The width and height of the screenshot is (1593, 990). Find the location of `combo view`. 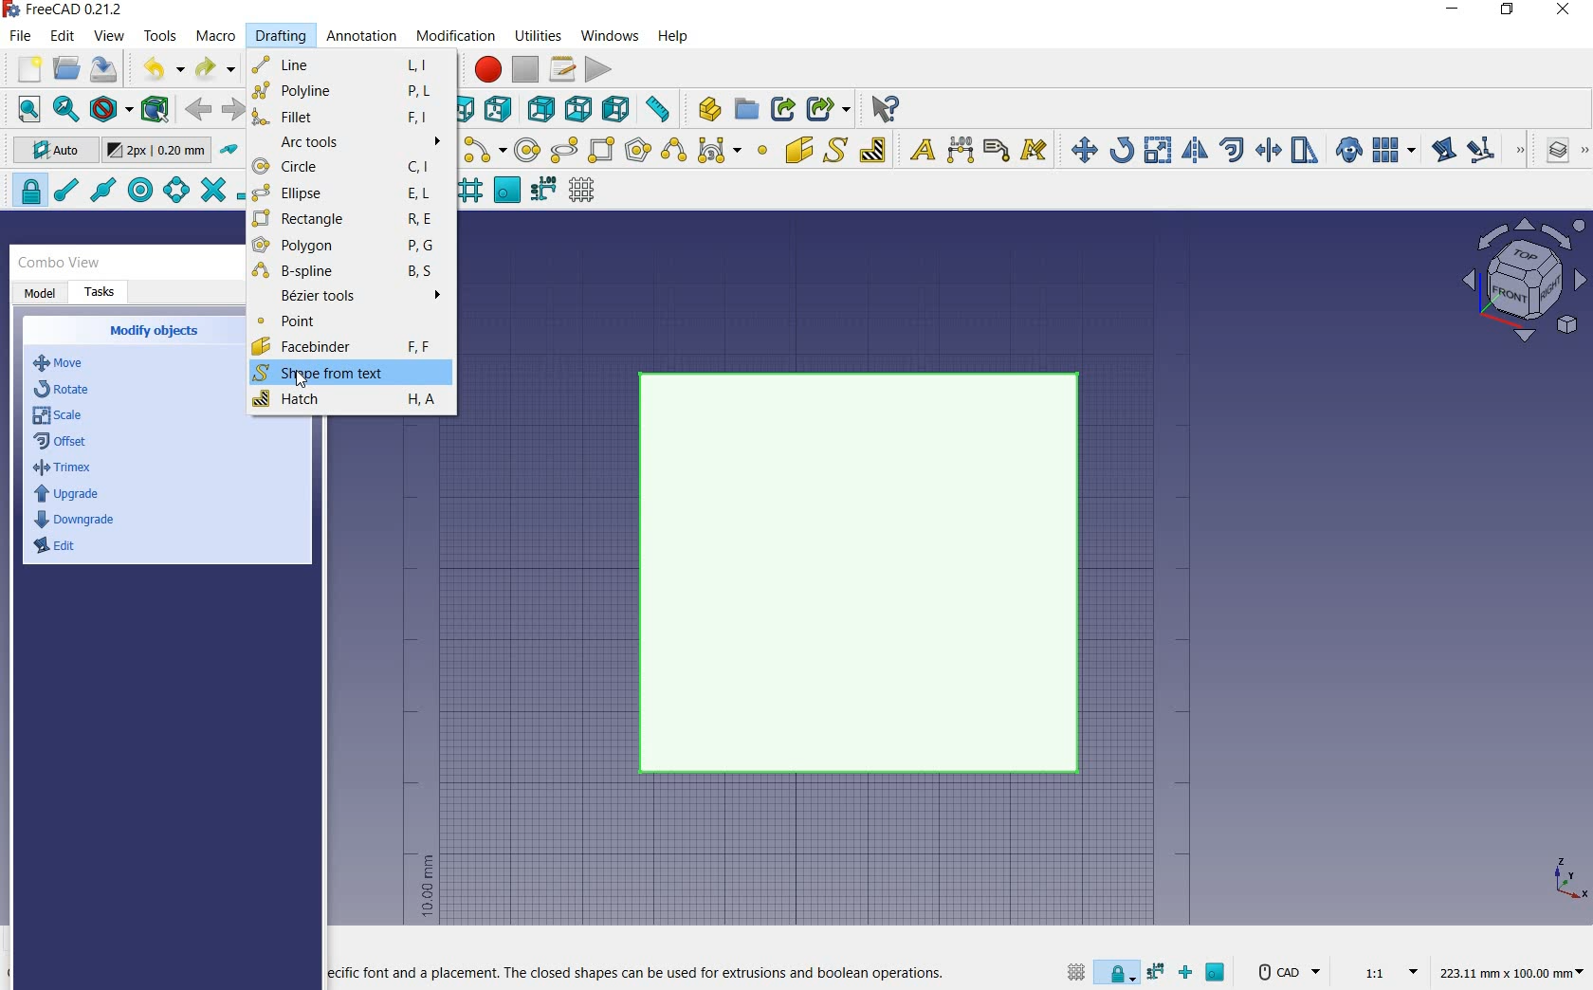

combo view is located at coordinates (60, 263).